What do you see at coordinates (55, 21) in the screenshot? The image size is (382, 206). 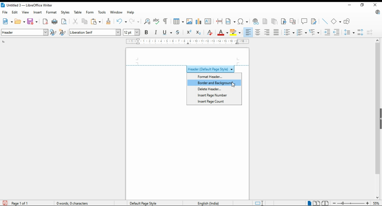 I see `print` at bounding box center [55, 21].